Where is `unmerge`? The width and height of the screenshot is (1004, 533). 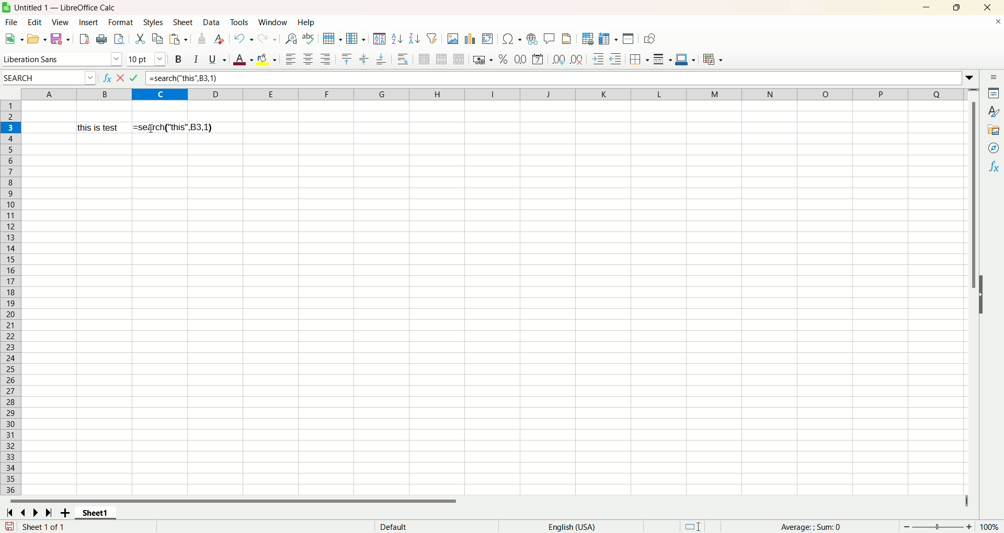 unmerge is located at coordinates (459, 59).